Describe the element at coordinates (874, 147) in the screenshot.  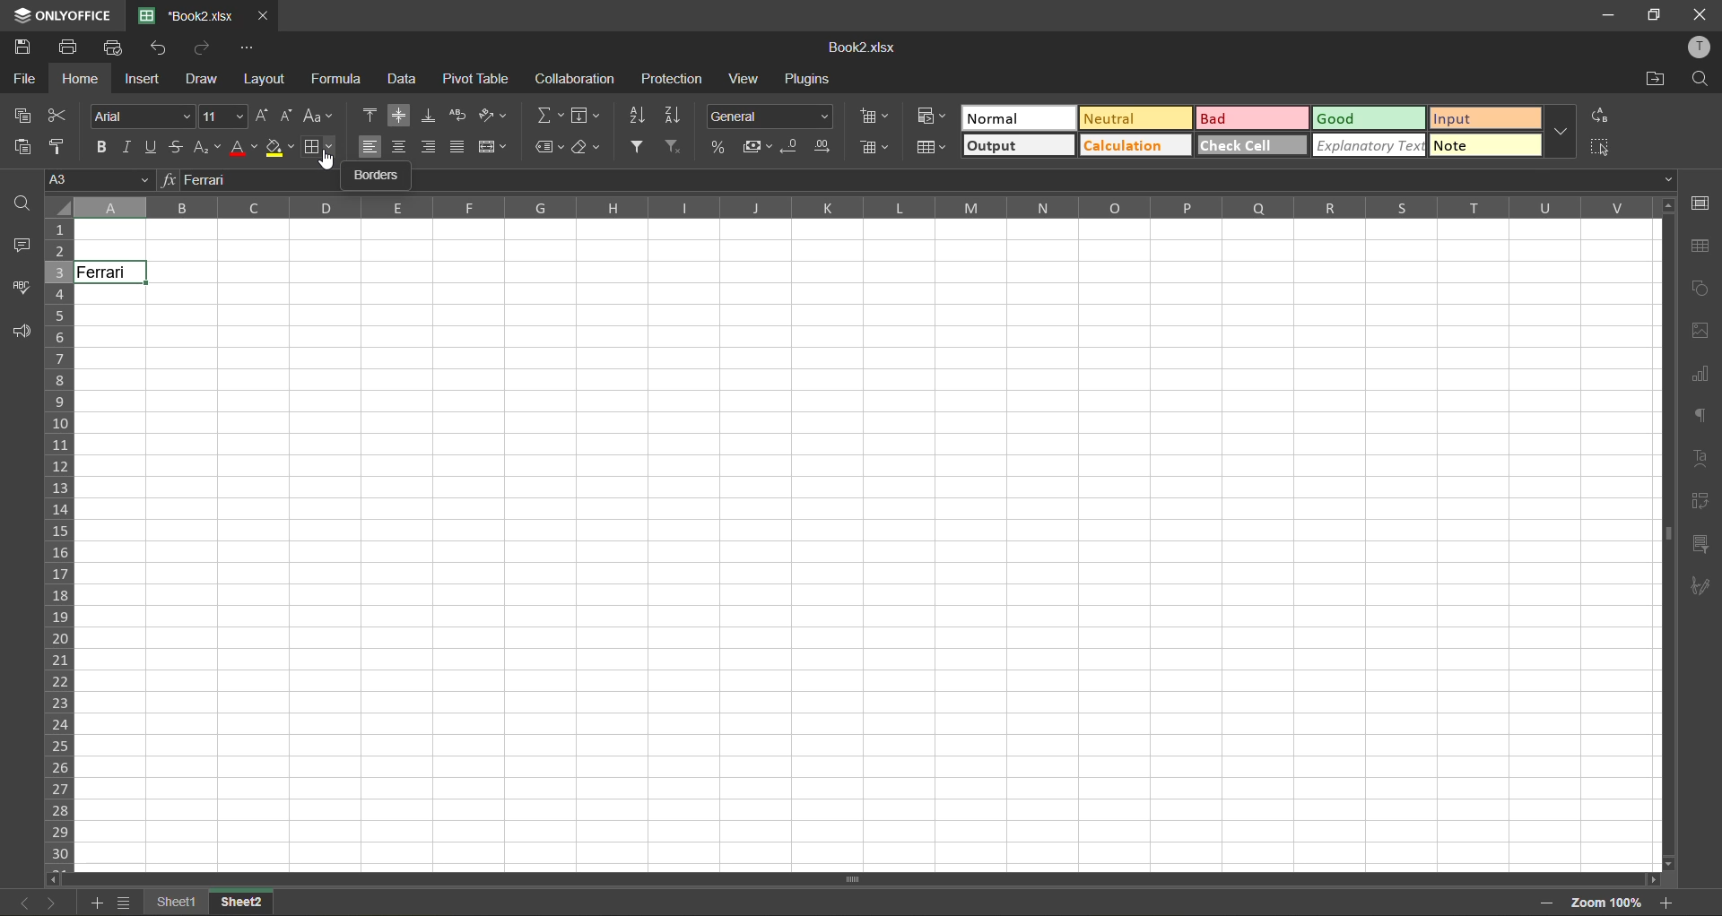
I see `delete cells` at that location.